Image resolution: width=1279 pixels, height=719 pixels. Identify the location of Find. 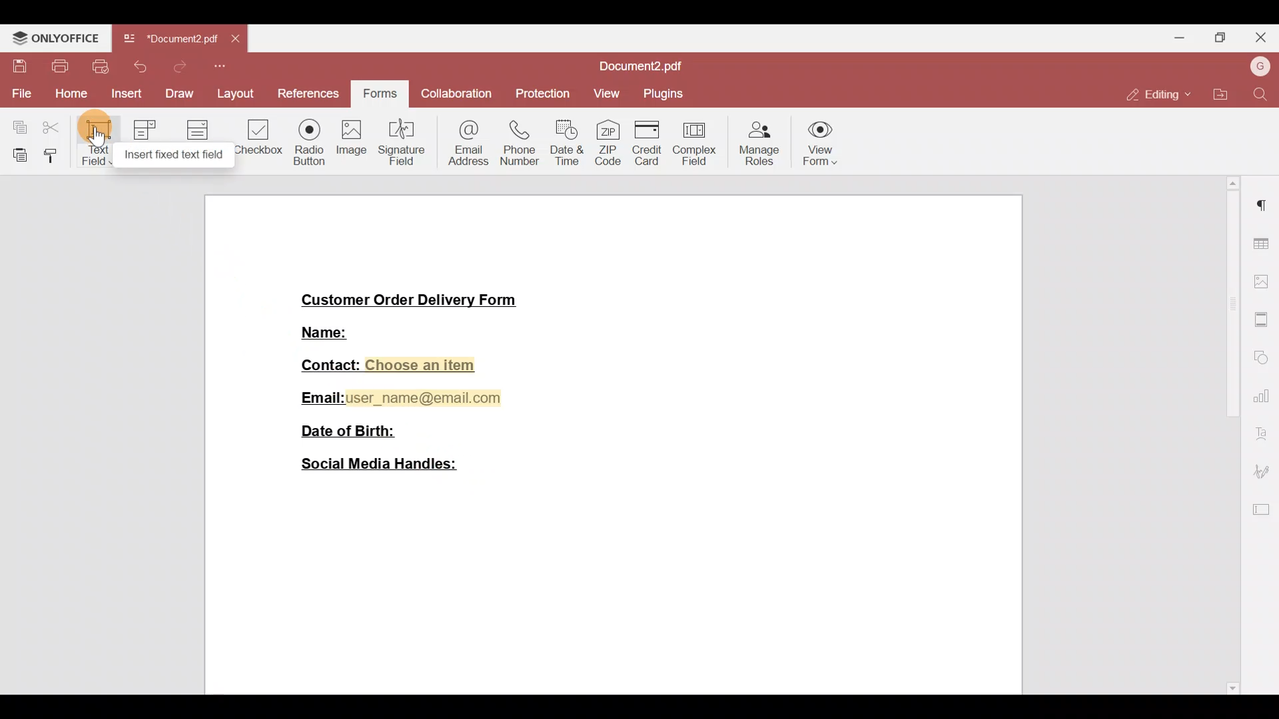
(1262, 95).